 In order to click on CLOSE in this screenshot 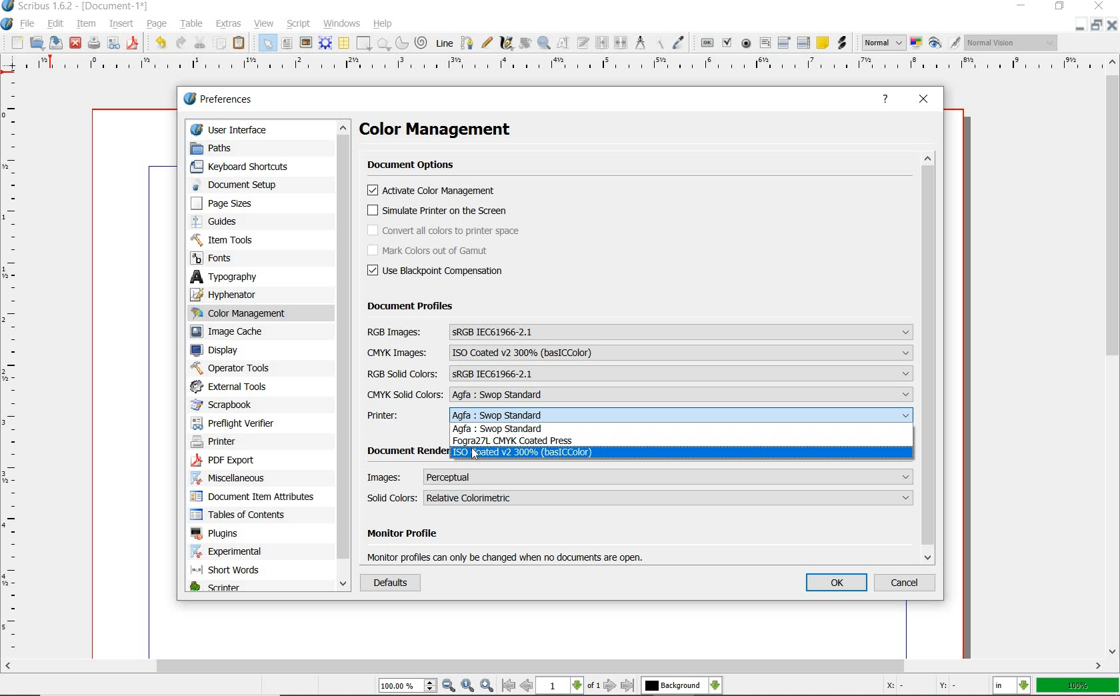, I will do `click(925, 100)`.